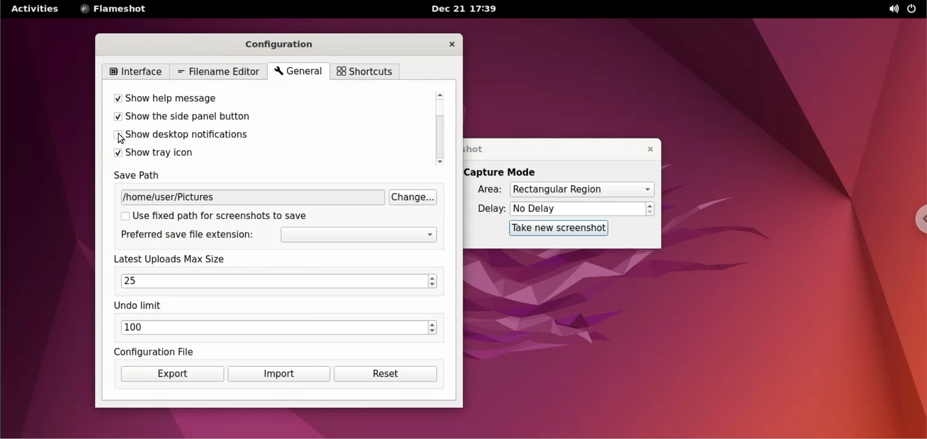 Image resolution: width=927 pixels, height=439 pixels. Describe the element at coordinates (486, 209) in the screenshot. I see `delay:` at that location.